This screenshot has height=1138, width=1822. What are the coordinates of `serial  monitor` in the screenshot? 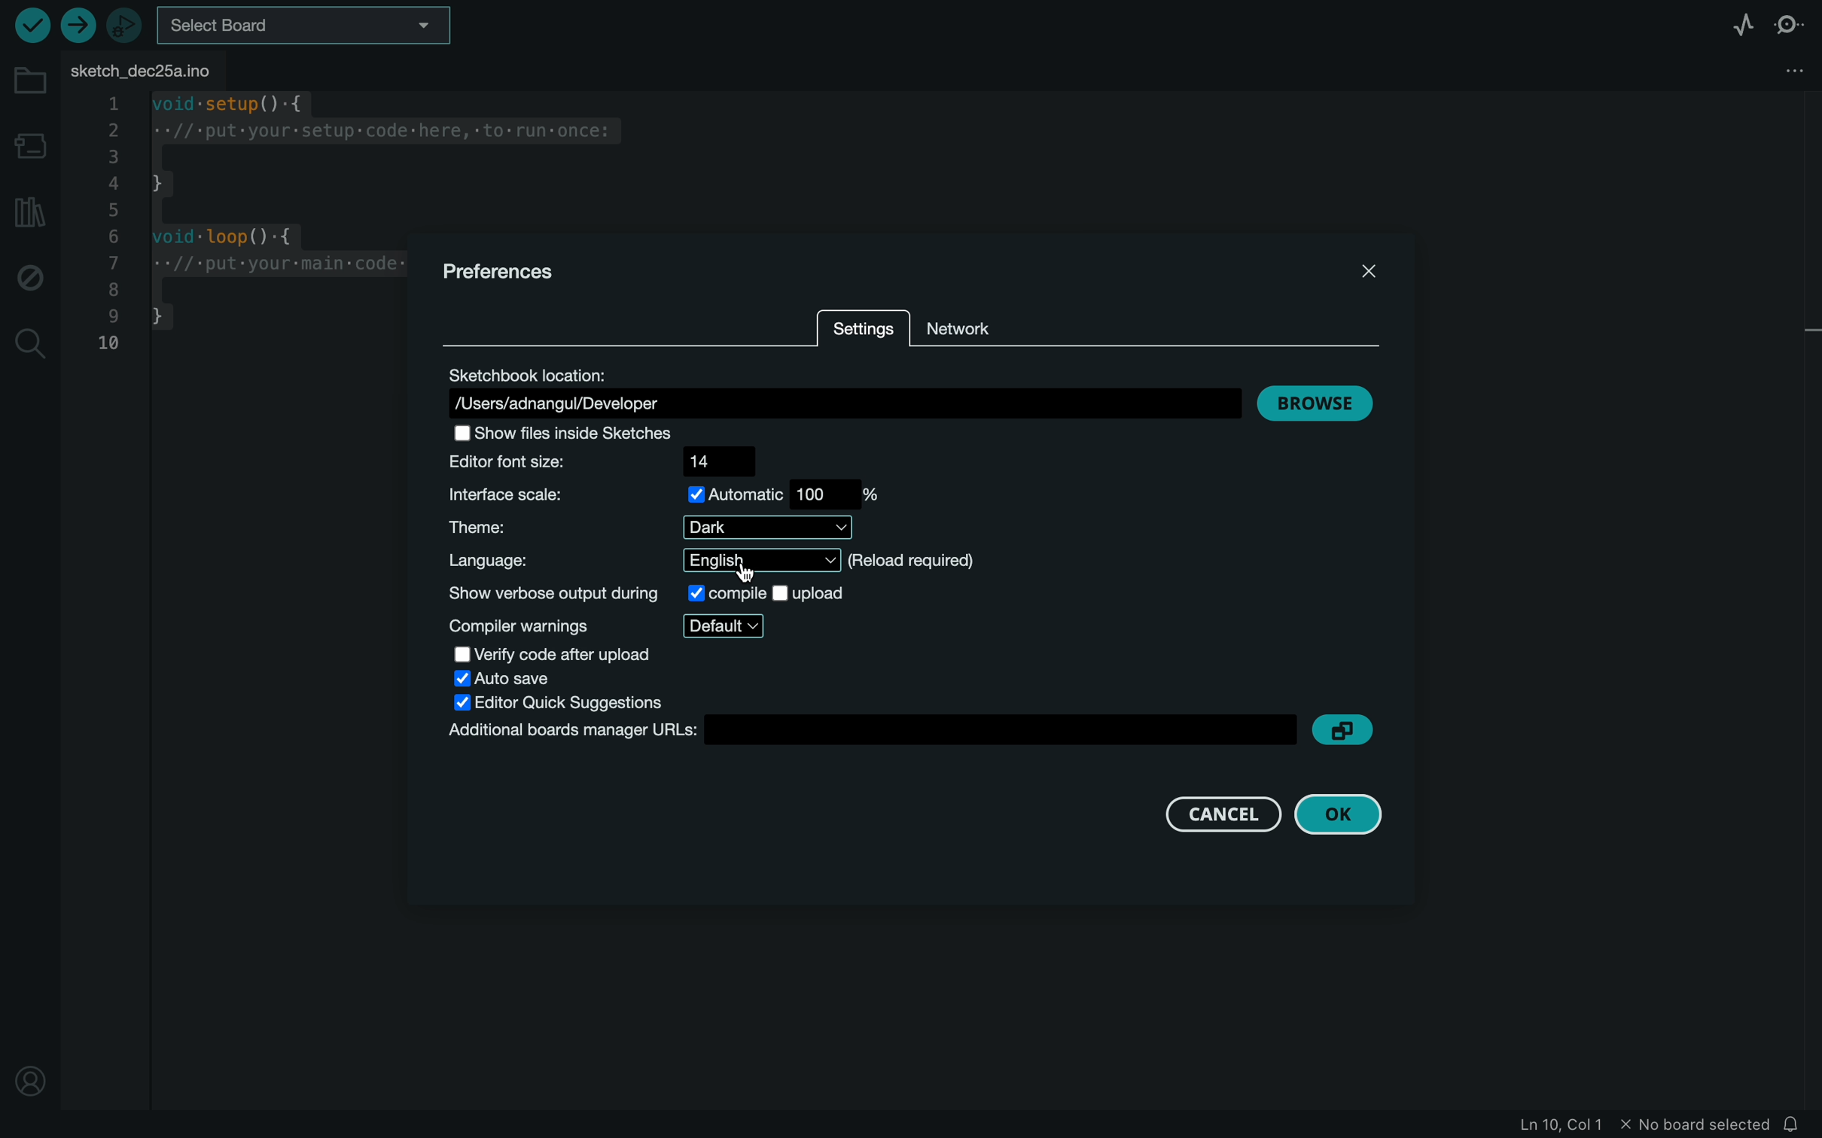 It's located at (1790, 25).